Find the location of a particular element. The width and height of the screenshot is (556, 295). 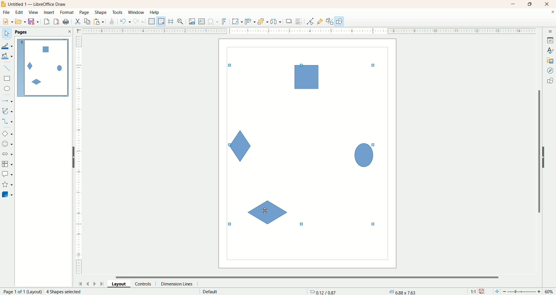

redo is located at coordinates (140, 21).